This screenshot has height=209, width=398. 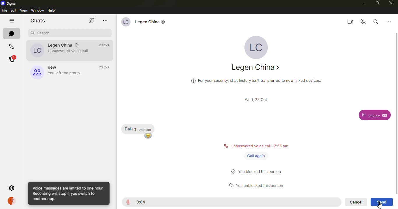 What do you see at coordinates (54, 67) in the screenshot?
I see `new` at bounding box center [54, 67].